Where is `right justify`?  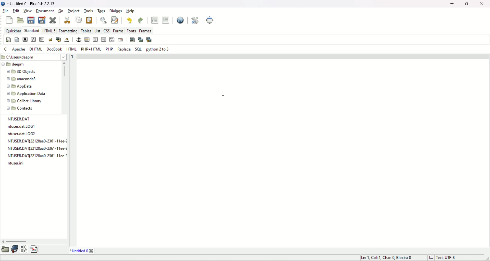
right justify is located at coordinates (103, 39).